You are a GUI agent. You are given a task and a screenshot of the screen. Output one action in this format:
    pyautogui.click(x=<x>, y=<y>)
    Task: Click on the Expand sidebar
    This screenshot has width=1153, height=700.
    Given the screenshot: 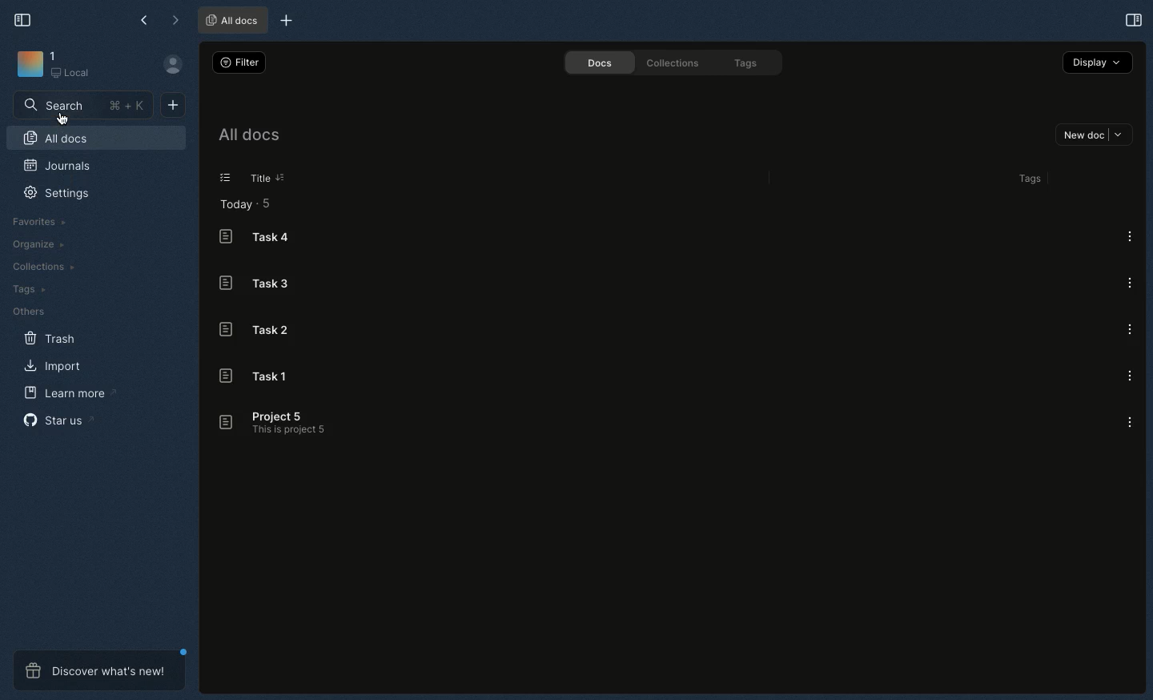 What is the action you would take?
    pyautogui.click(x=1134, y=18)
    